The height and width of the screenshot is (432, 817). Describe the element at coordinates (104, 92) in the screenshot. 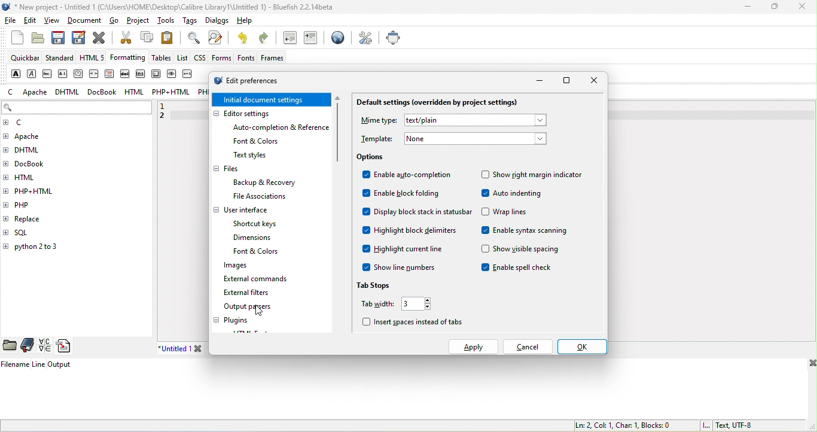

I see `docbook` at that location.